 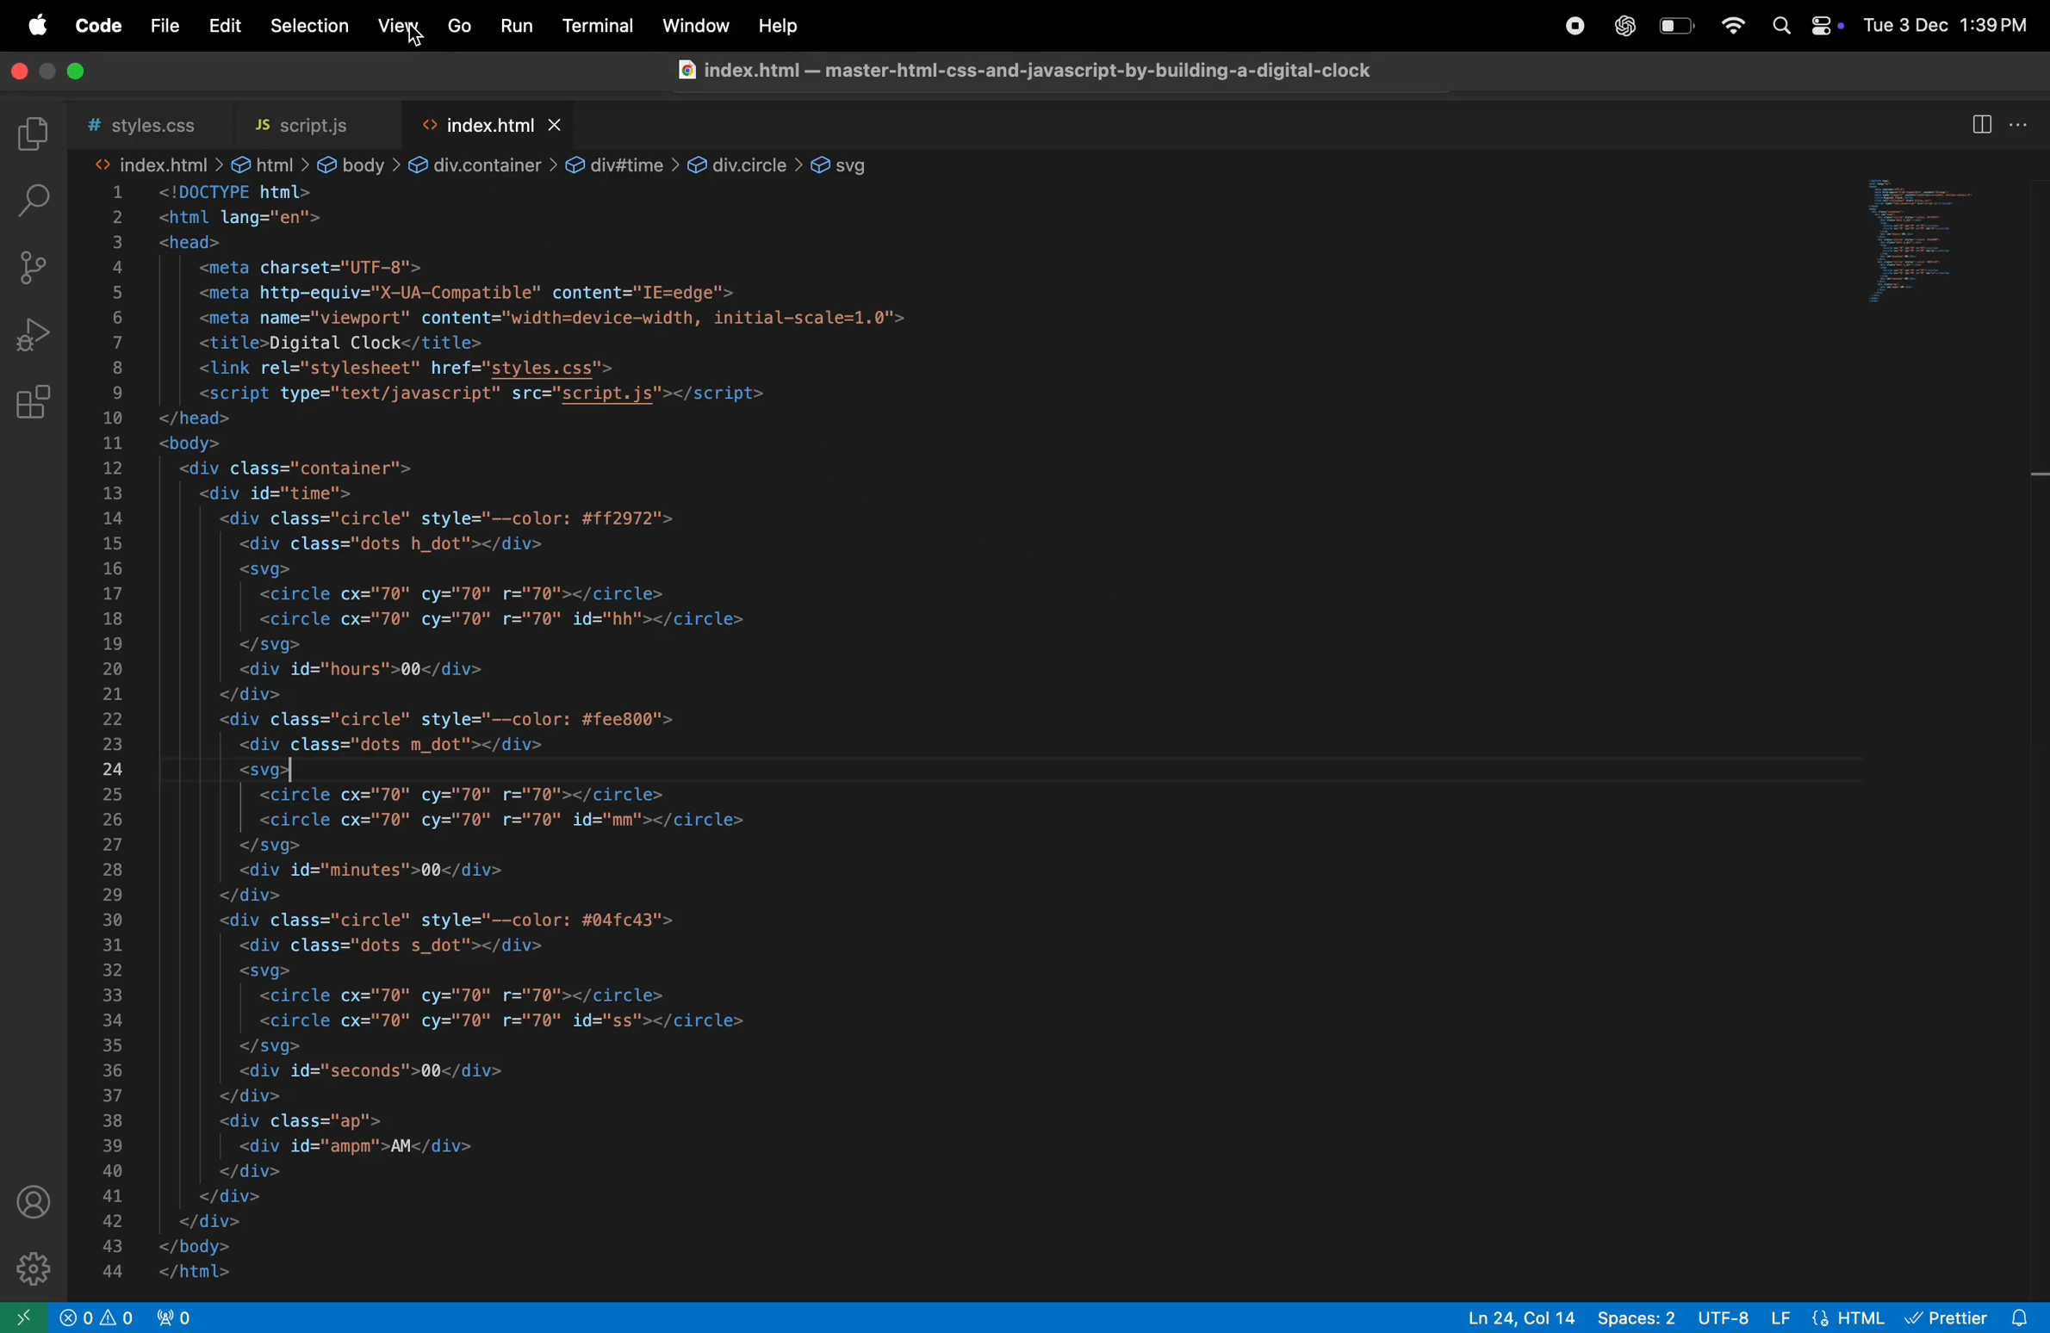 What do you see at coordinates (81, 72) in the screenshot?
I see `maximize` at bounding box center [81, 72].